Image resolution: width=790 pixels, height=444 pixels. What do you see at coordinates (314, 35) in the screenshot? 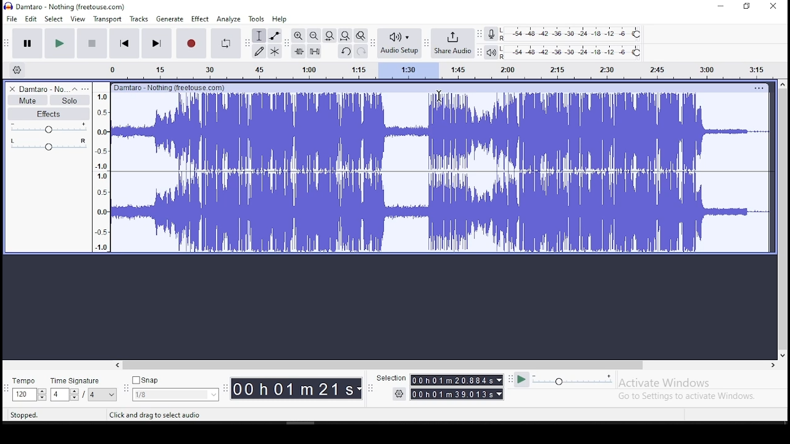
I see `zoom out` at bounding box center [314, 35].